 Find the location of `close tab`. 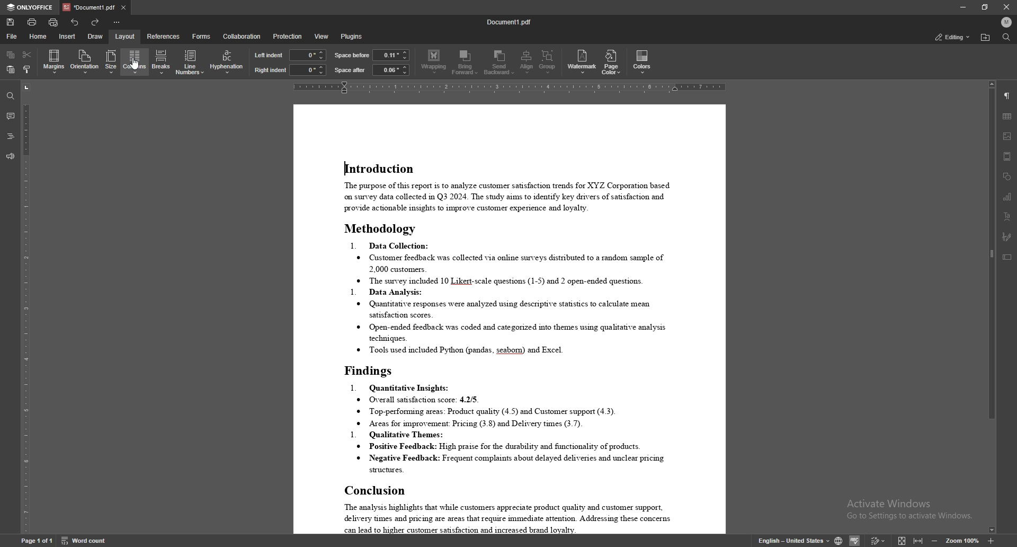

close tab is located at coordinates (124, 7).